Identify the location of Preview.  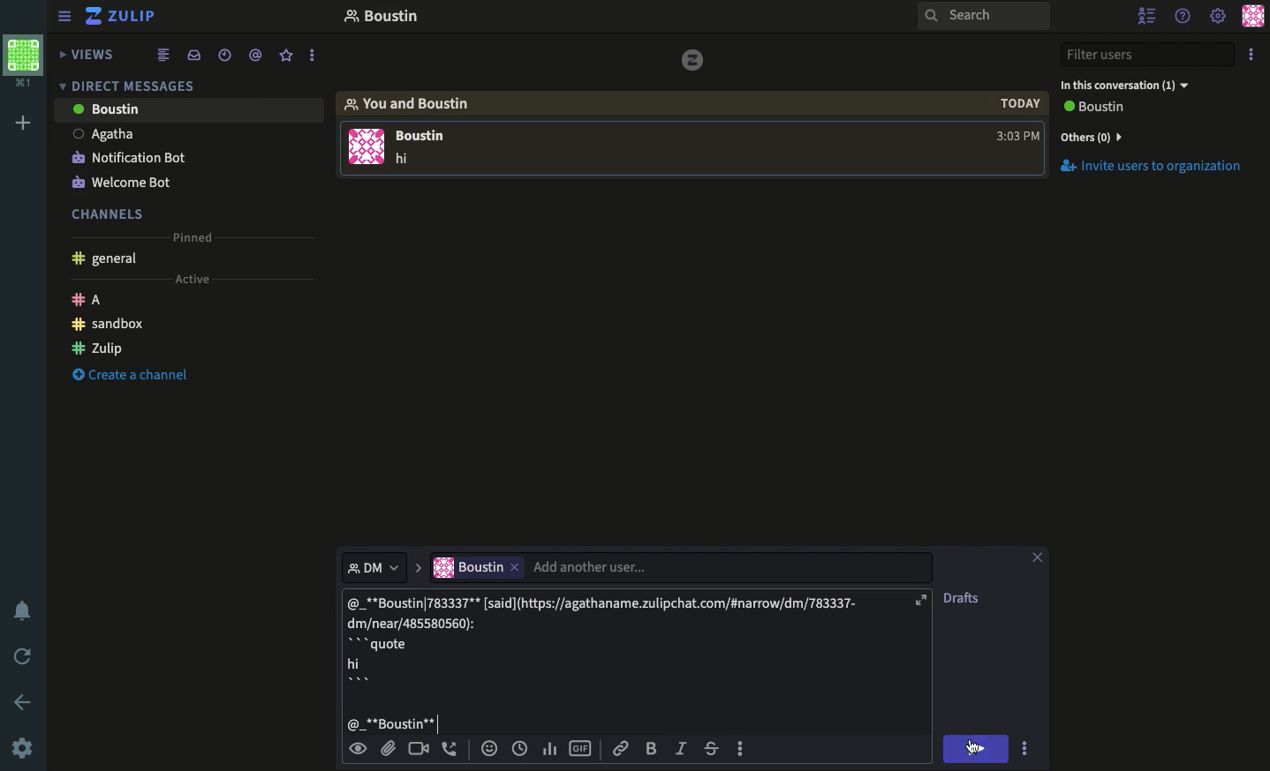
(360, 747).